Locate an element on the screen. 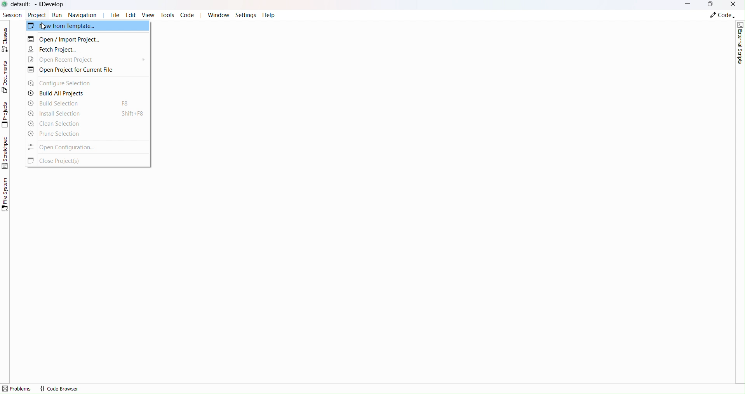  tools is located at coordinates (167, 15).